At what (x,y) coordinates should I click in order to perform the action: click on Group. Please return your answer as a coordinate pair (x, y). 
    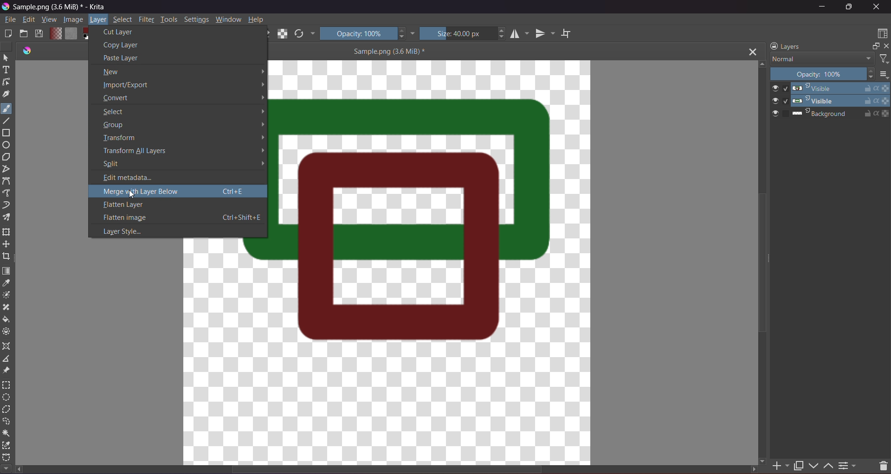
    Looking at the image, I should click on (182, 125).